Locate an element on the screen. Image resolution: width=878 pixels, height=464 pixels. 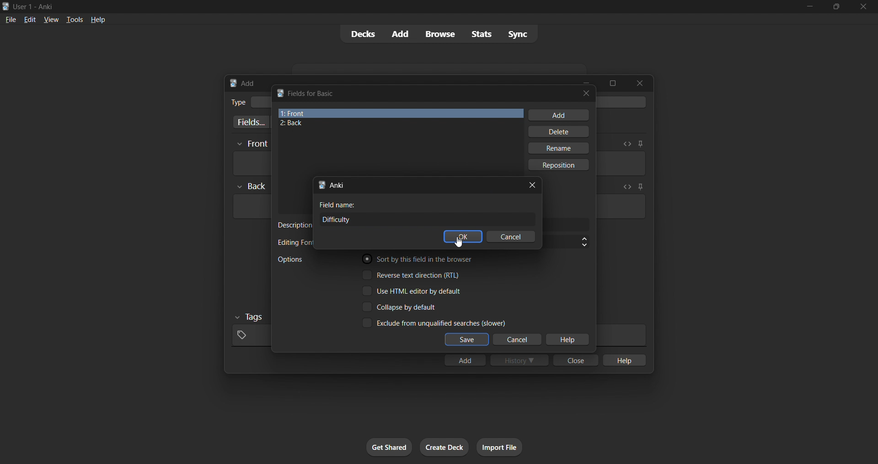
save is located at coordinates (467, 340).